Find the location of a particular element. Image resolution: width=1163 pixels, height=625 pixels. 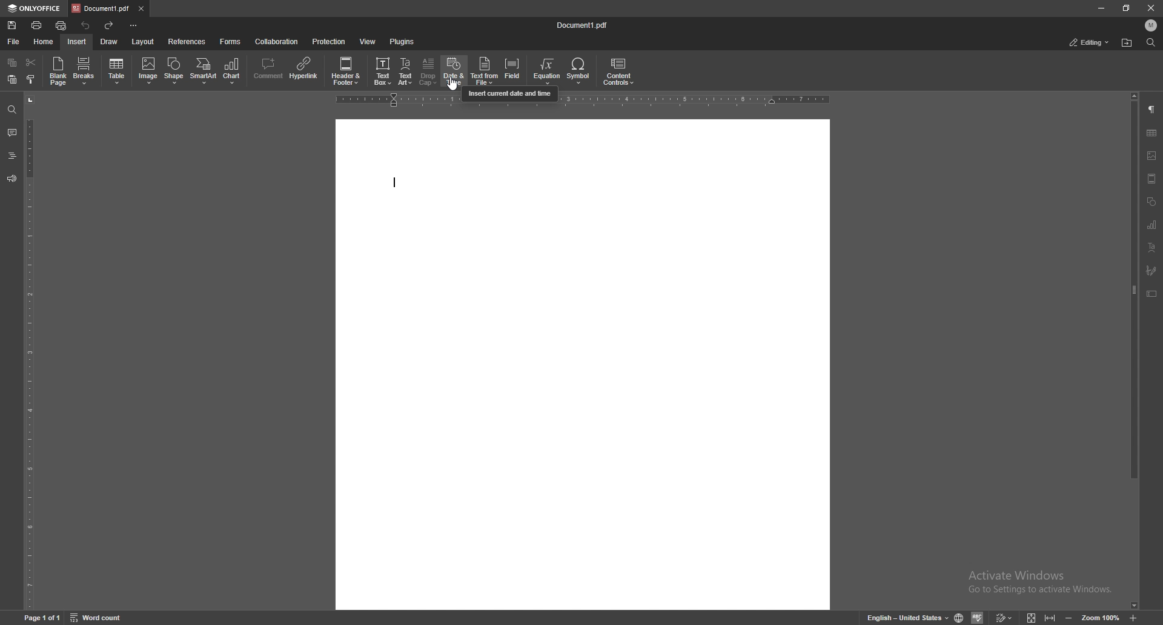

content controls is located at coordinates (618, 71).